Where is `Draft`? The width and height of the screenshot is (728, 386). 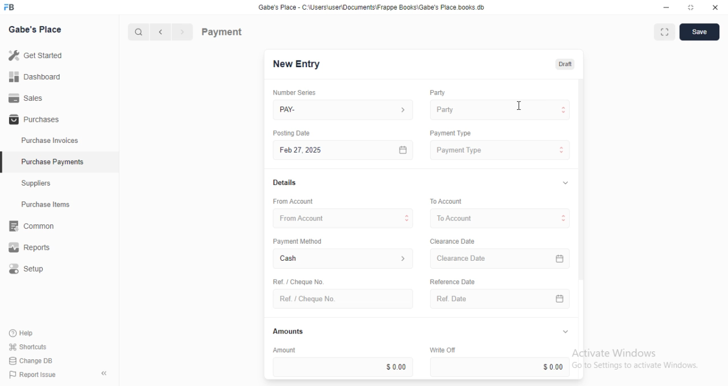
Draft is located at coordinates (563, 63).